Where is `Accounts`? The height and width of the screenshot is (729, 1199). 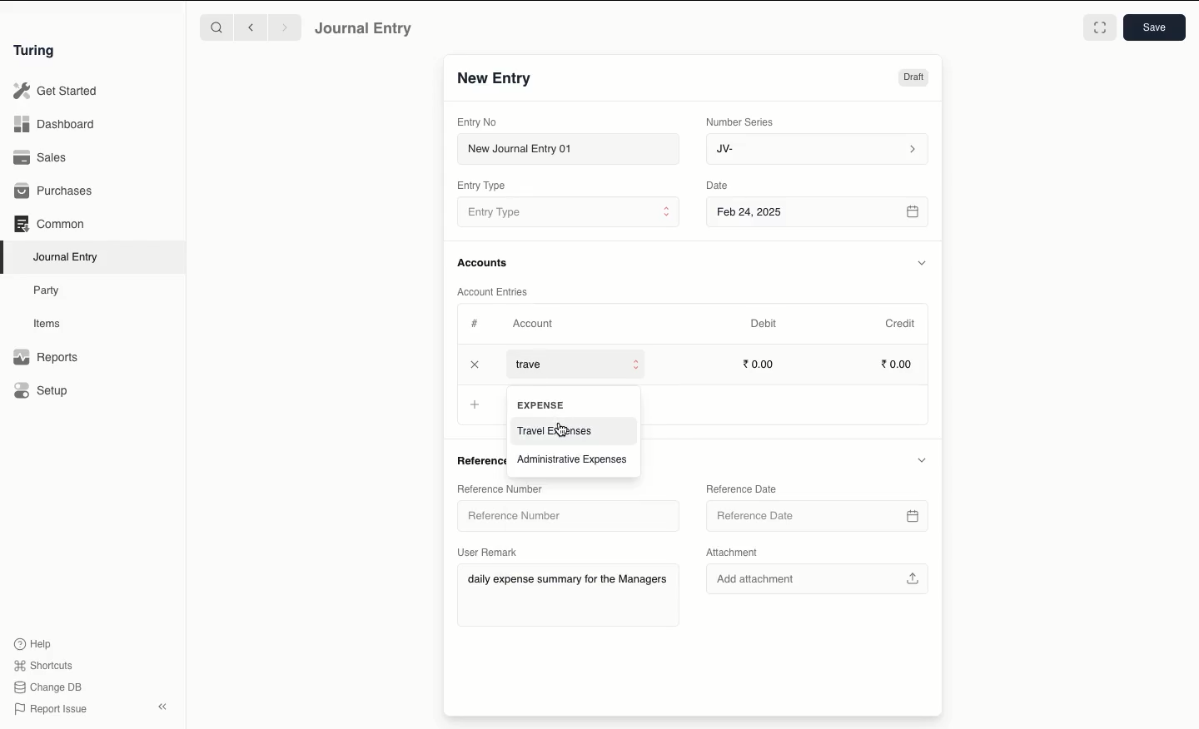 Accounts is located at coordinates (484, 263).